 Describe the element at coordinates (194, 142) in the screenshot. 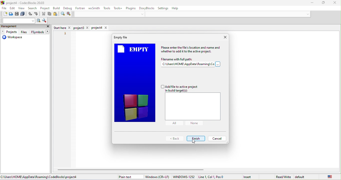

I see `cursor movement` at that location.